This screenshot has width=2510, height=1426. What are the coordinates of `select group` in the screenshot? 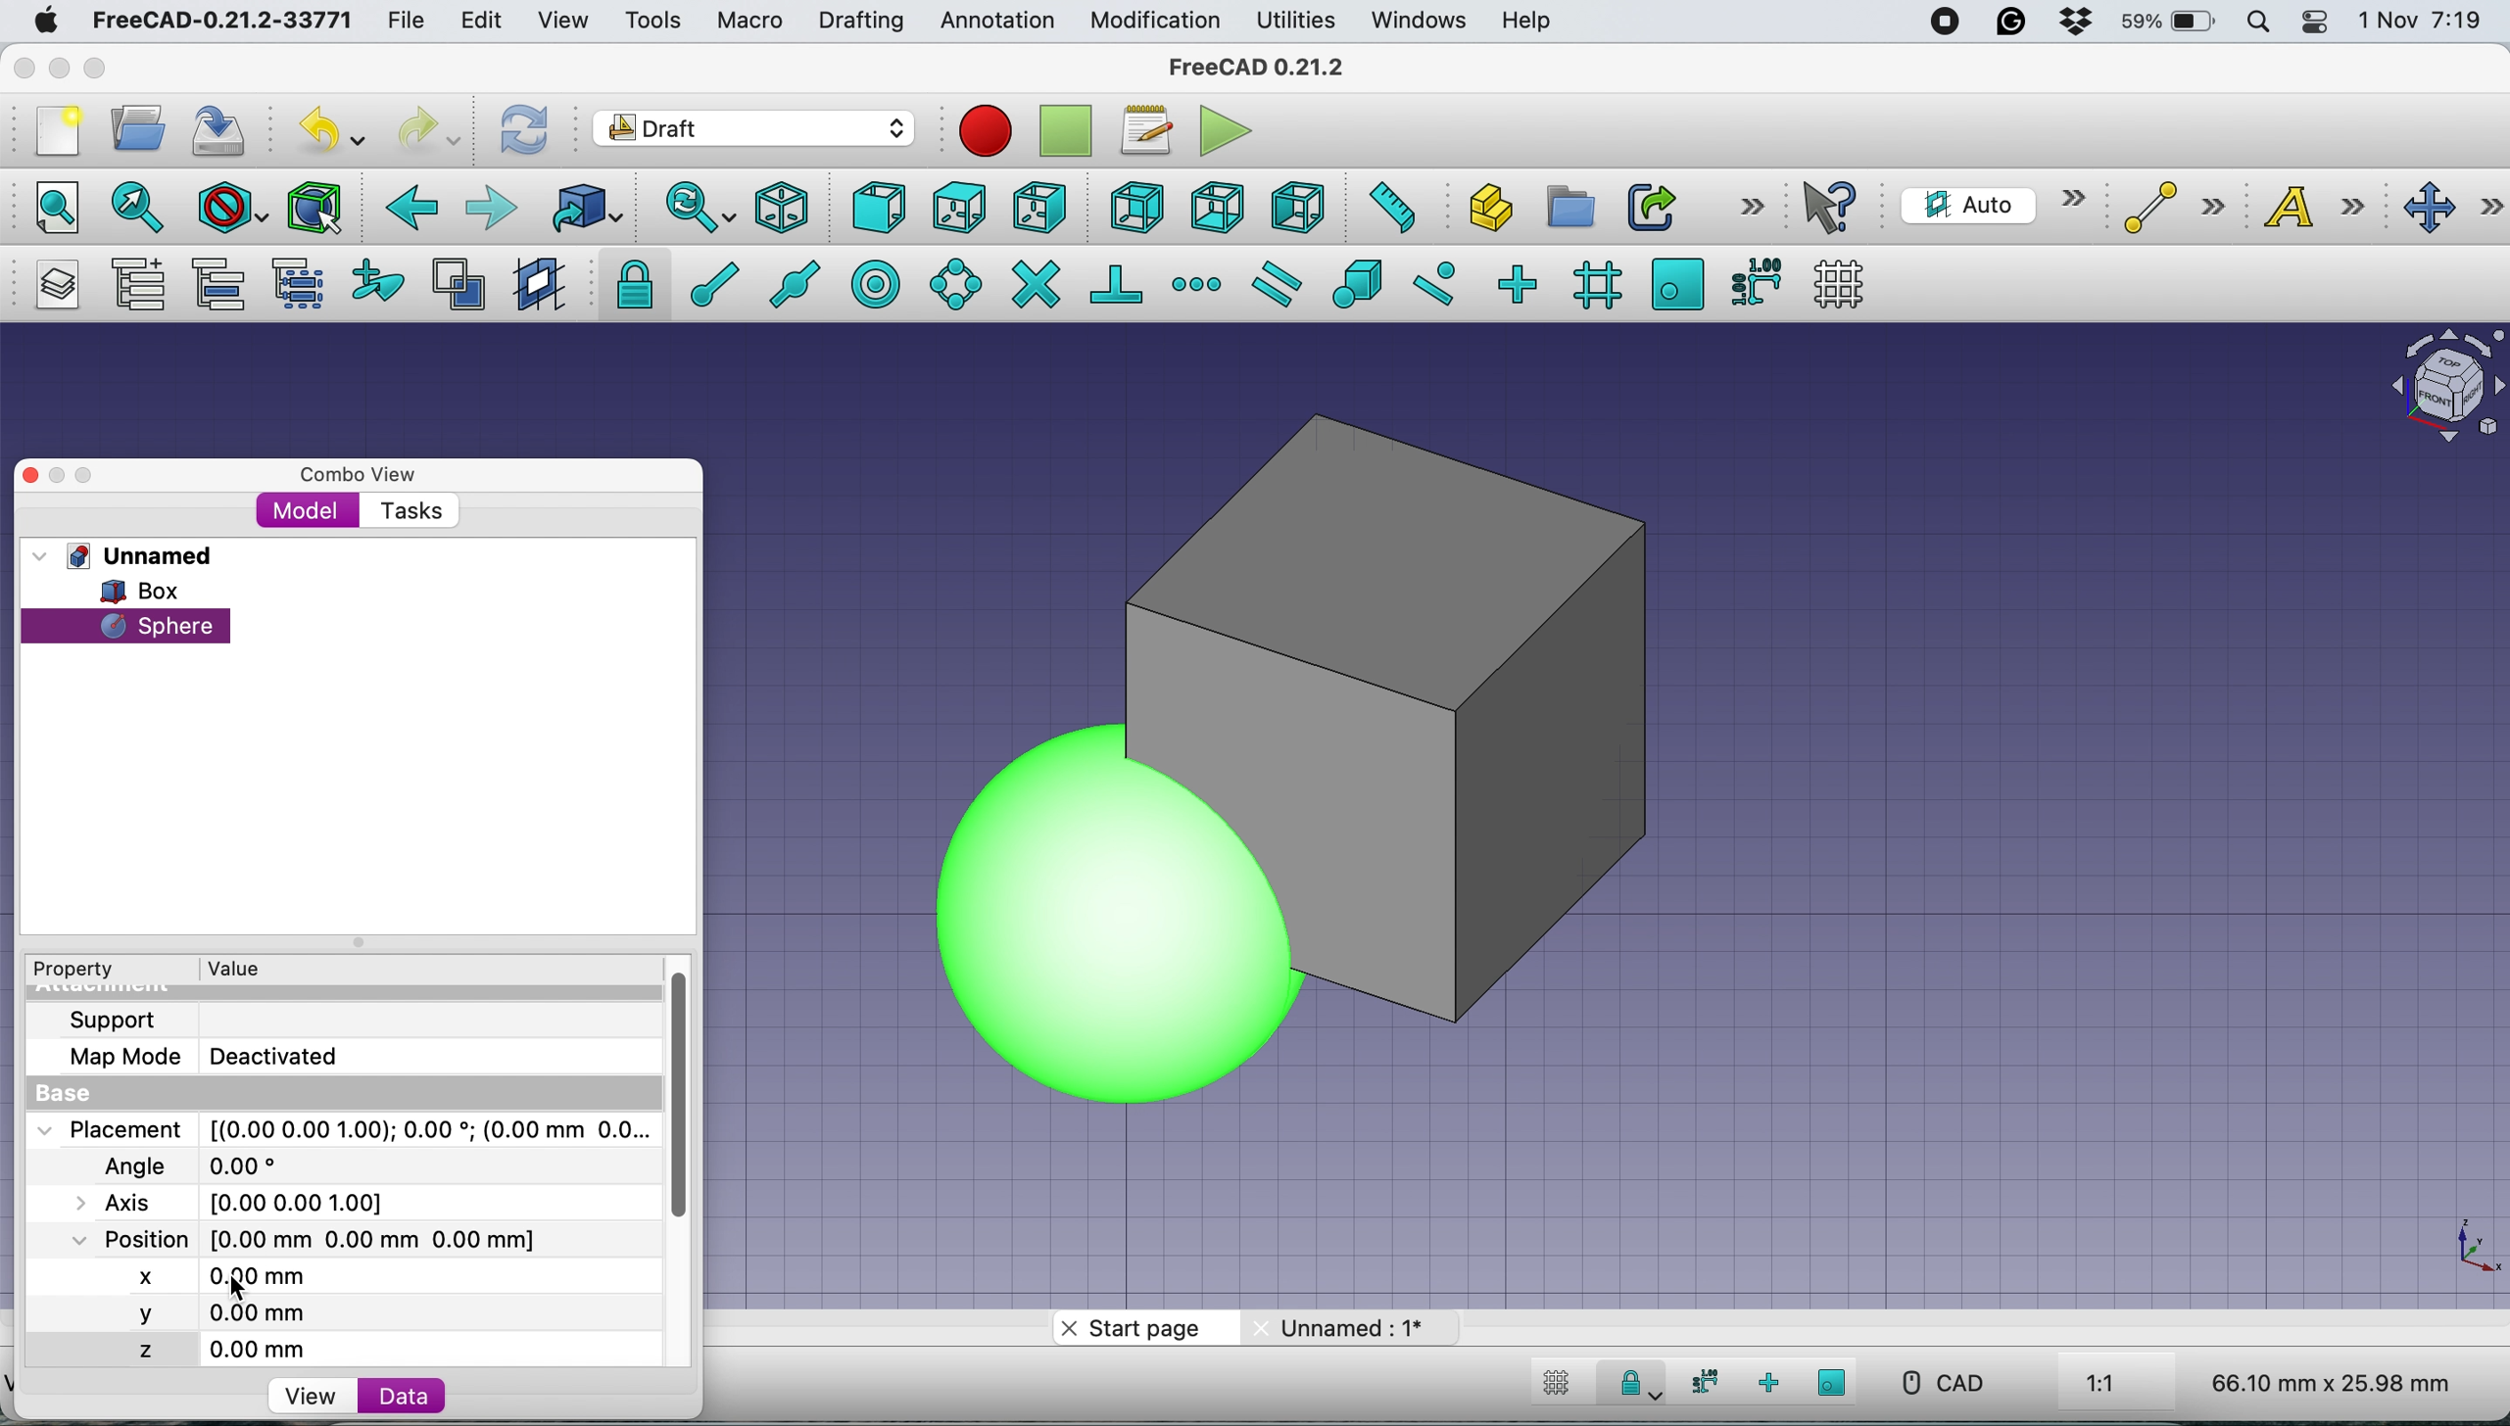 It's located at (297, 288).